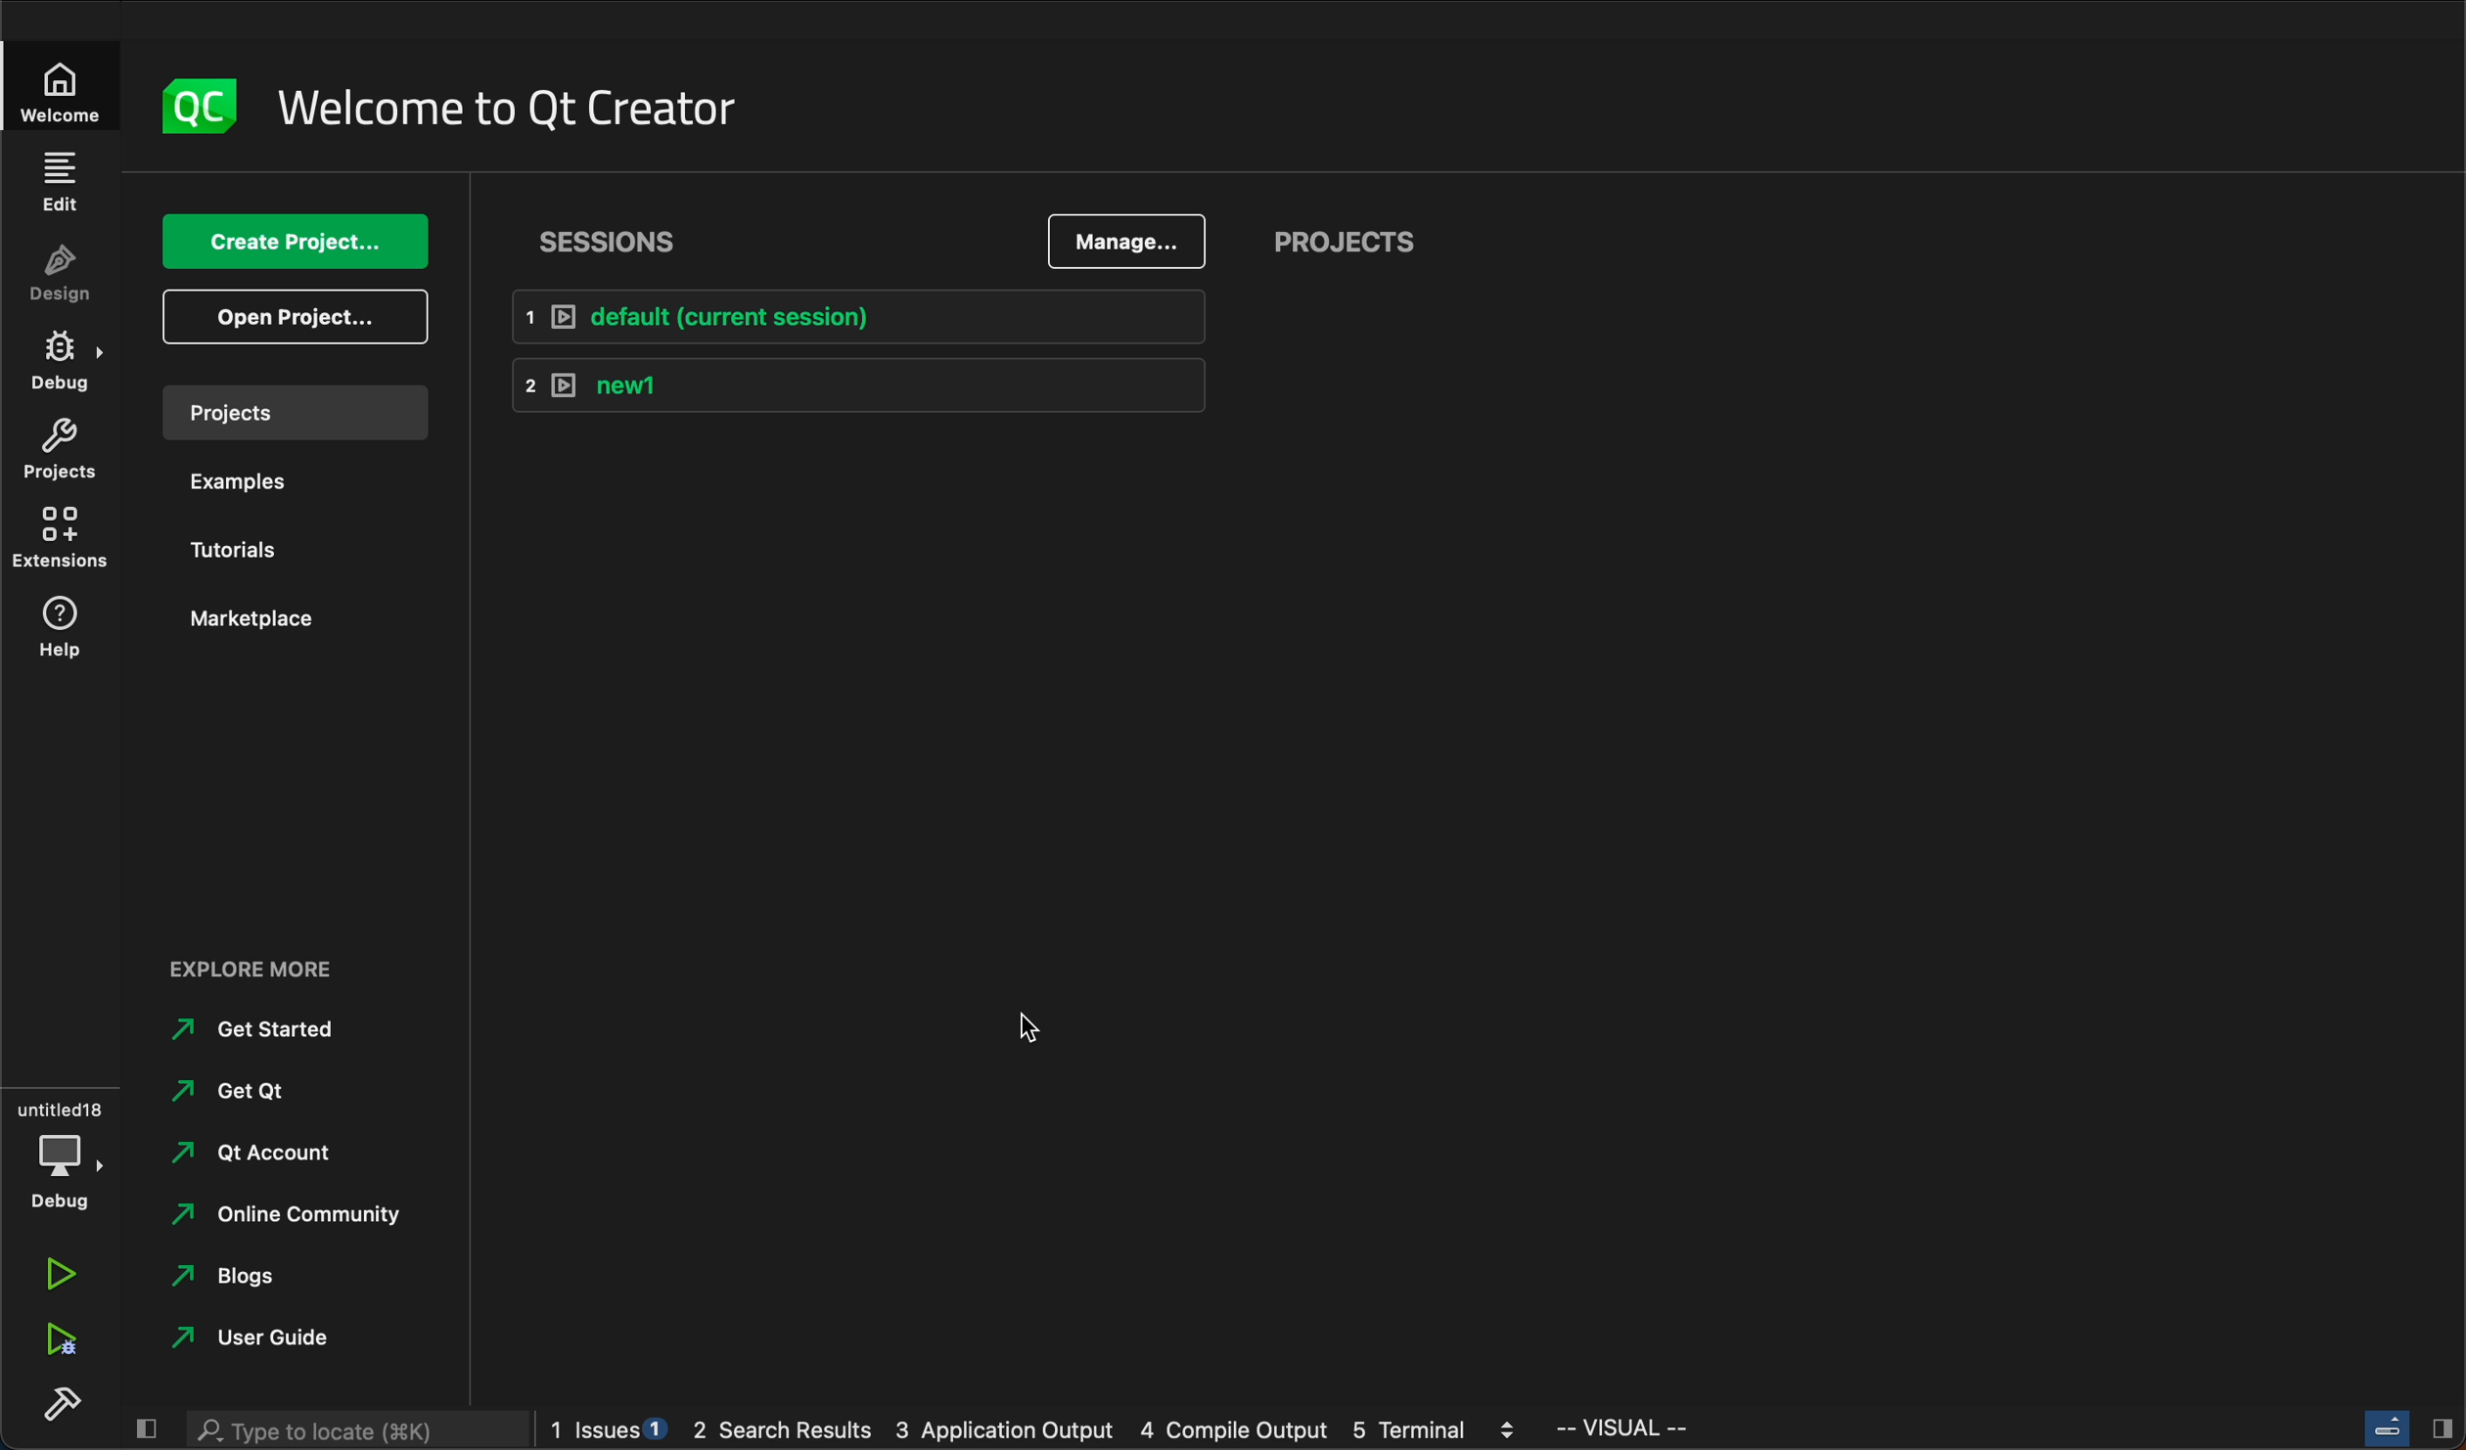 The image size is (2466, 1450). I want to click on open, so click(291, 315).